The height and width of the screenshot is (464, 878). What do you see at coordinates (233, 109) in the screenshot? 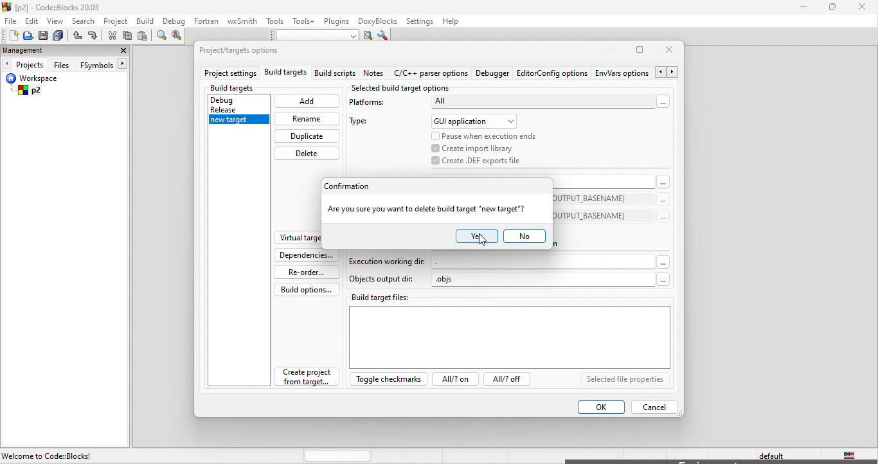
I see `release` at bounding box center [233, 109].